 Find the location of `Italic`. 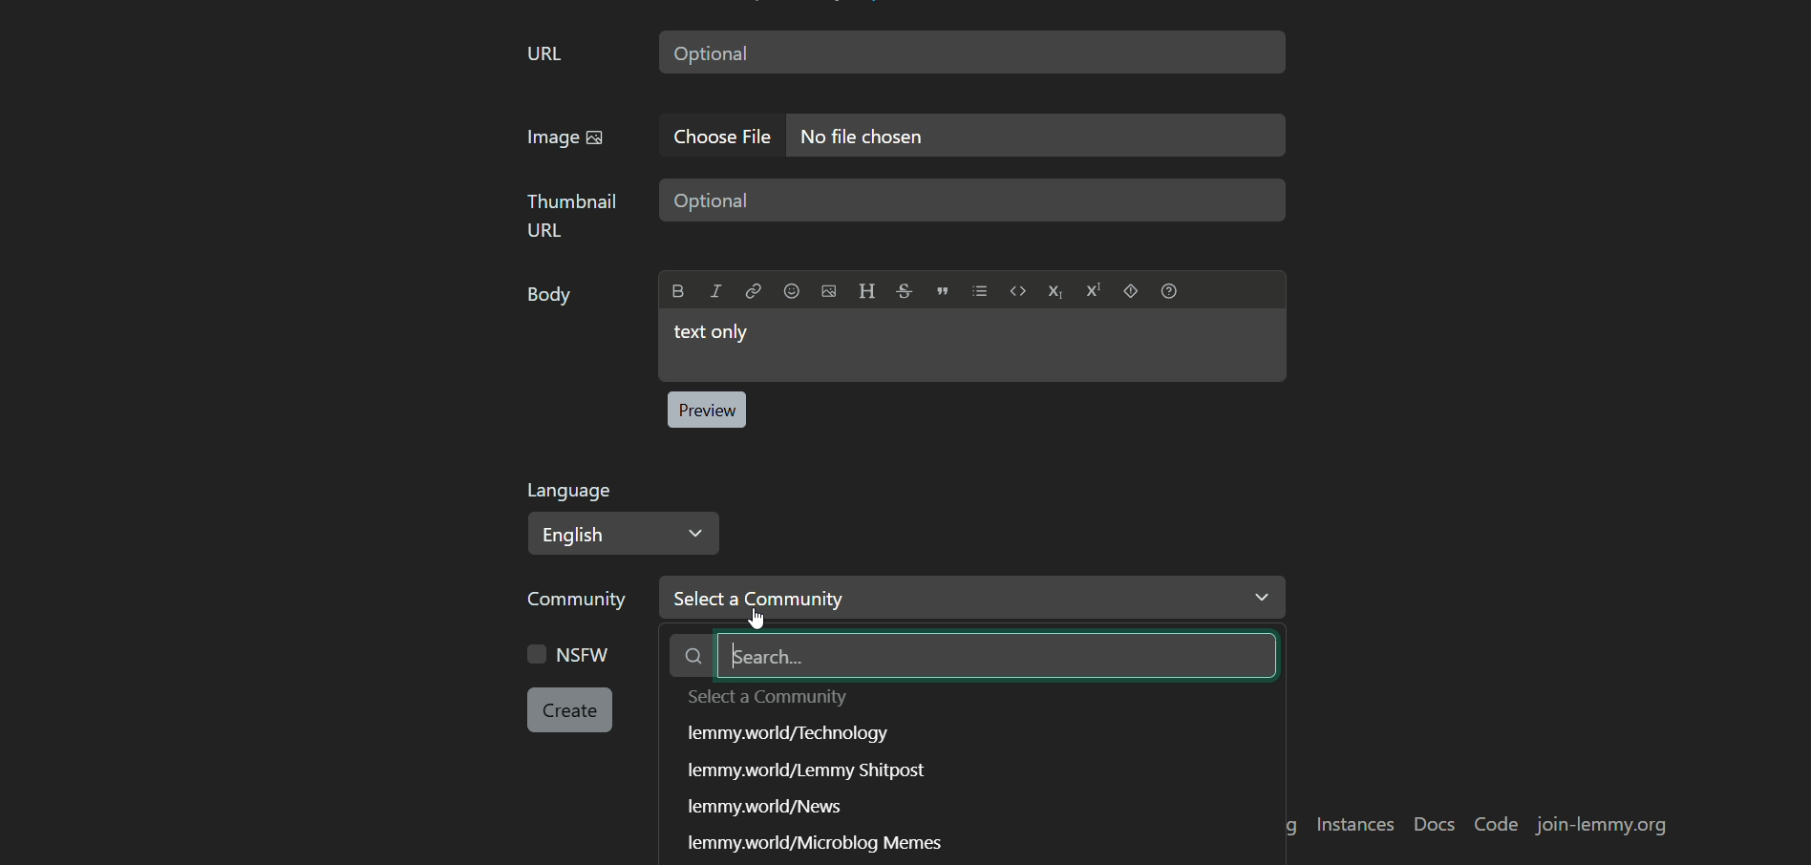

Italic is located at coordinates (715, 290).